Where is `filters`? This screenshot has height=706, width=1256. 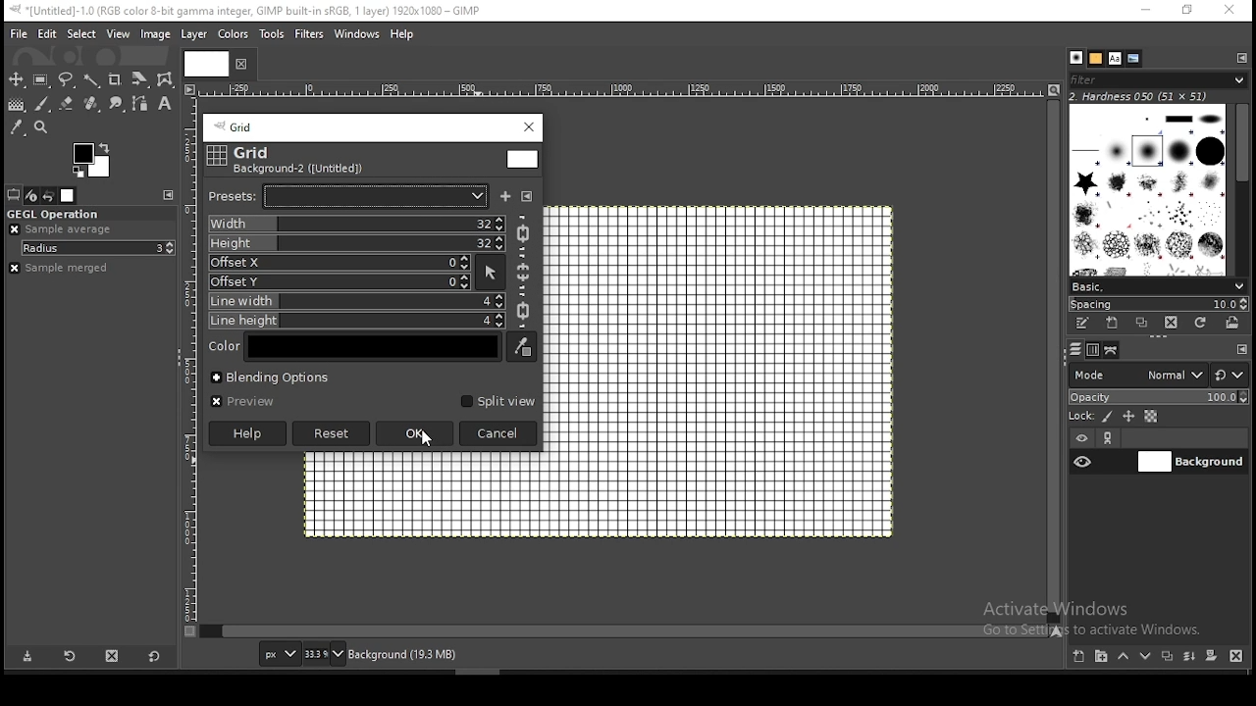 filters is located at coordinates (310, 35).